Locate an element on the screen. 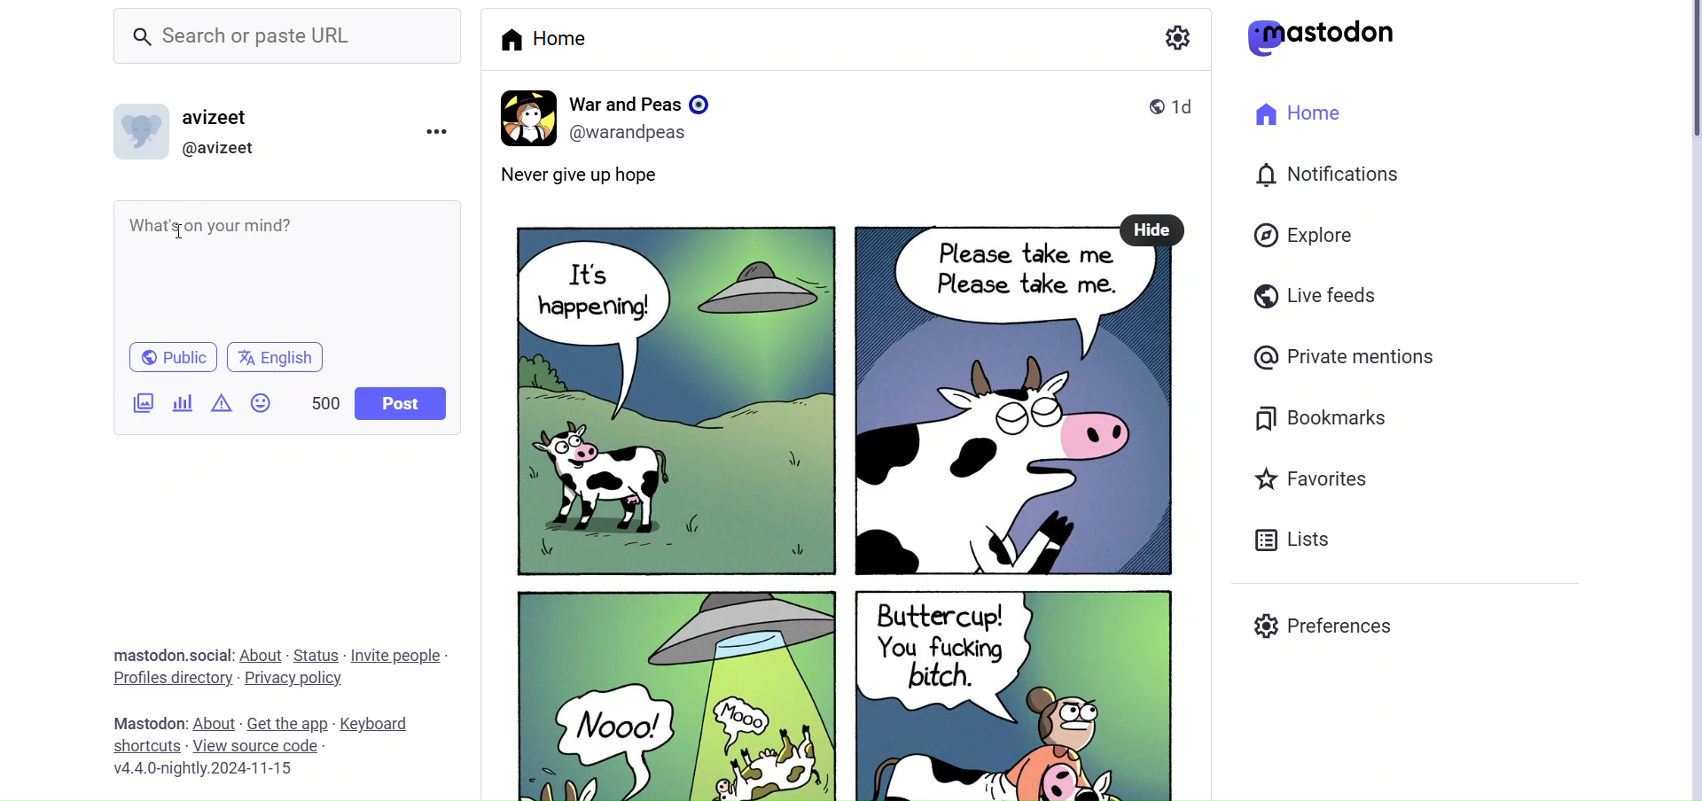 Image resolution: width=1702 pixels, height=801 pixels. @avizeet is located at coordinates (227, 147).